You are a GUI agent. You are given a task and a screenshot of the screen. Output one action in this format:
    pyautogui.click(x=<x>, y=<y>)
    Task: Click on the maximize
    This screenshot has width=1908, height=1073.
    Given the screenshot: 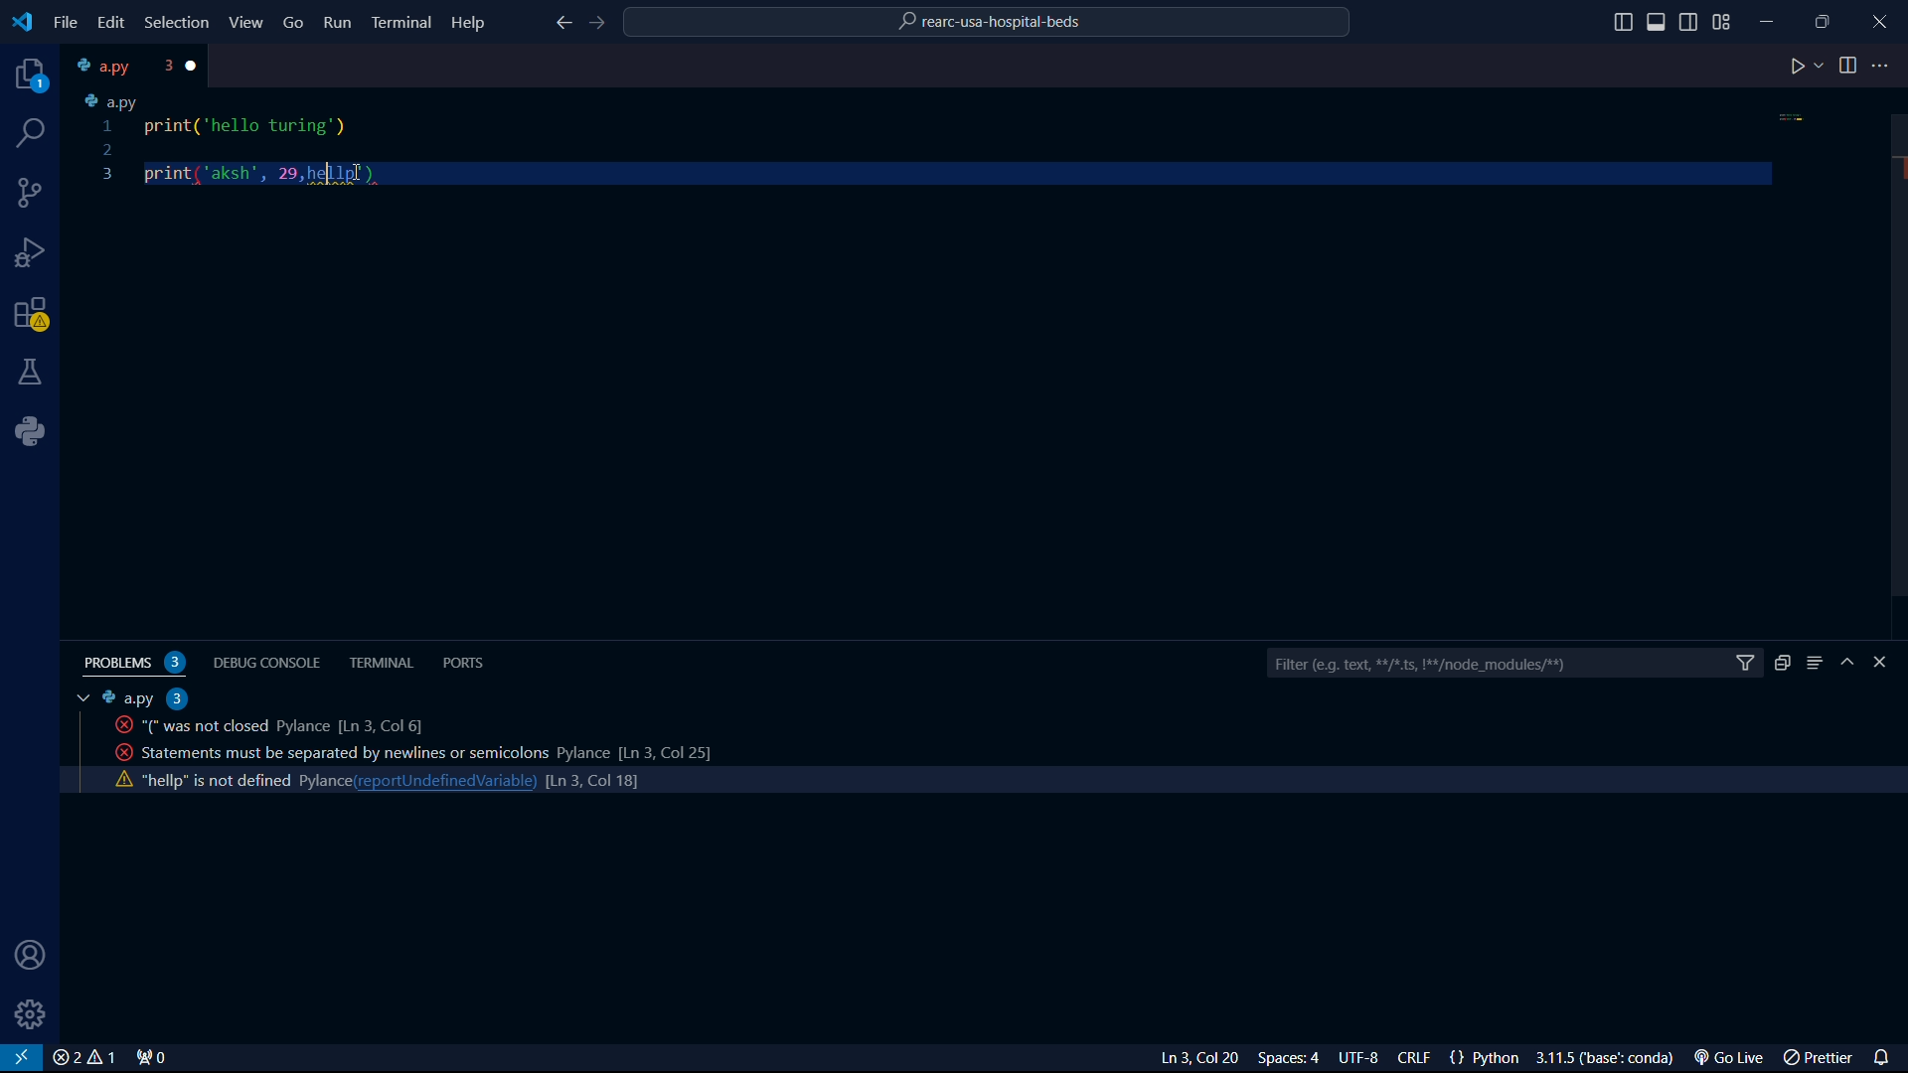 What is the action you would take?
    pyautogui.click(x=1826, y=21)
    